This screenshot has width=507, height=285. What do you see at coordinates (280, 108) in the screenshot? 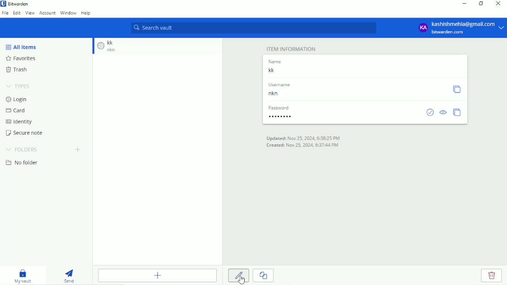
I see `password label` at bounding box center [280, 108].